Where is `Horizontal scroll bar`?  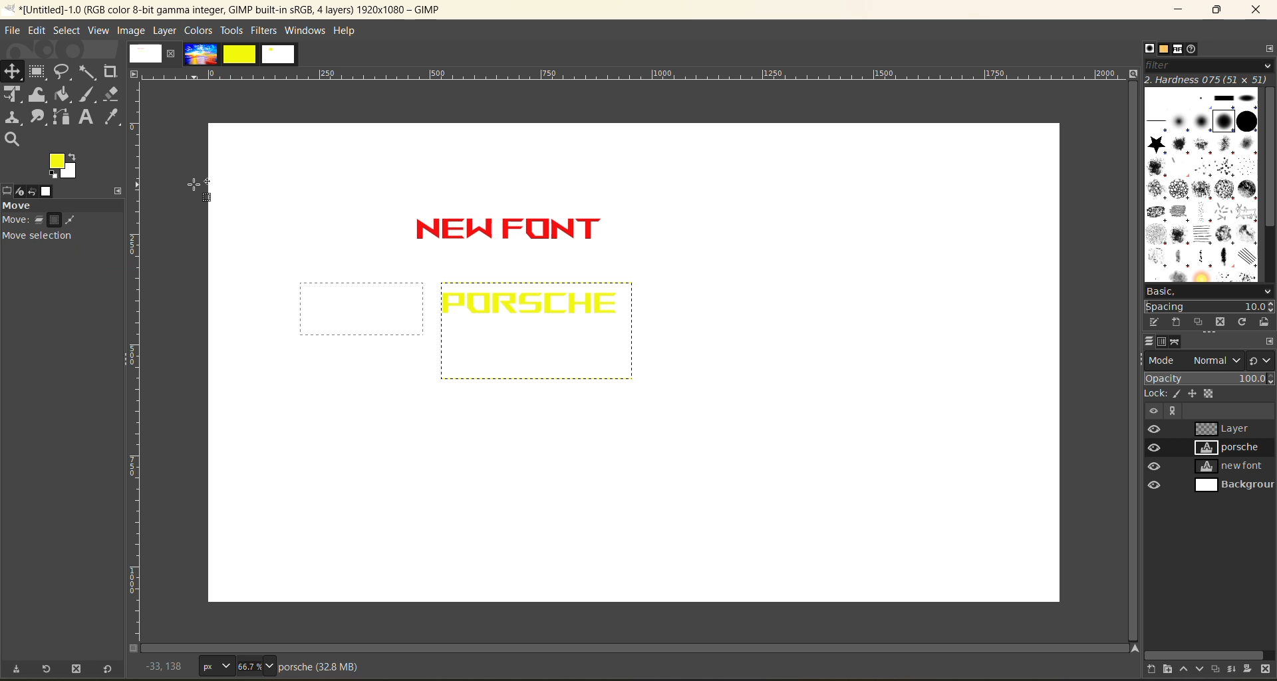 Horizontal scroll bar is located at coordinates (565, 645).